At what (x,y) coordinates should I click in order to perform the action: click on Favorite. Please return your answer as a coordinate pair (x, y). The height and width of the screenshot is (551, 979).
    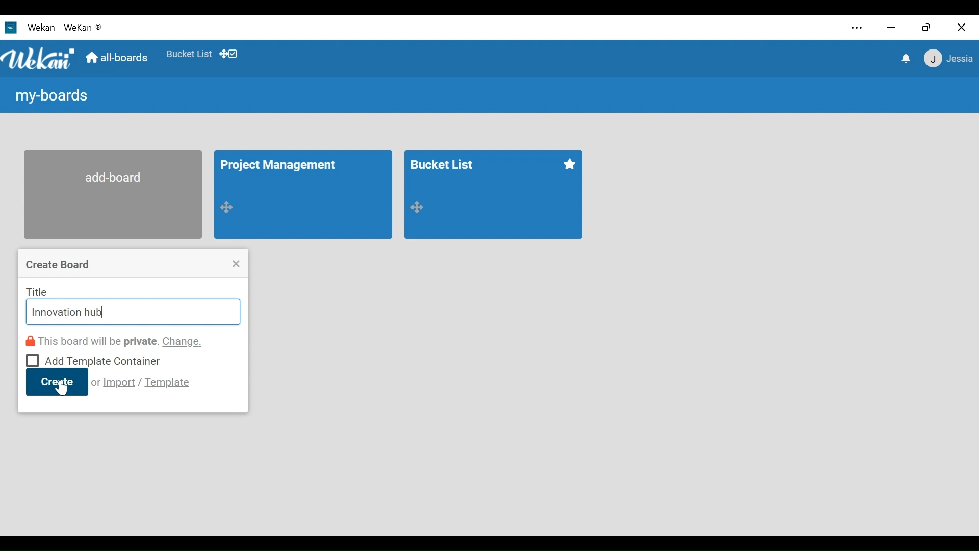
    Looking at the image, I should click on (569, 164).